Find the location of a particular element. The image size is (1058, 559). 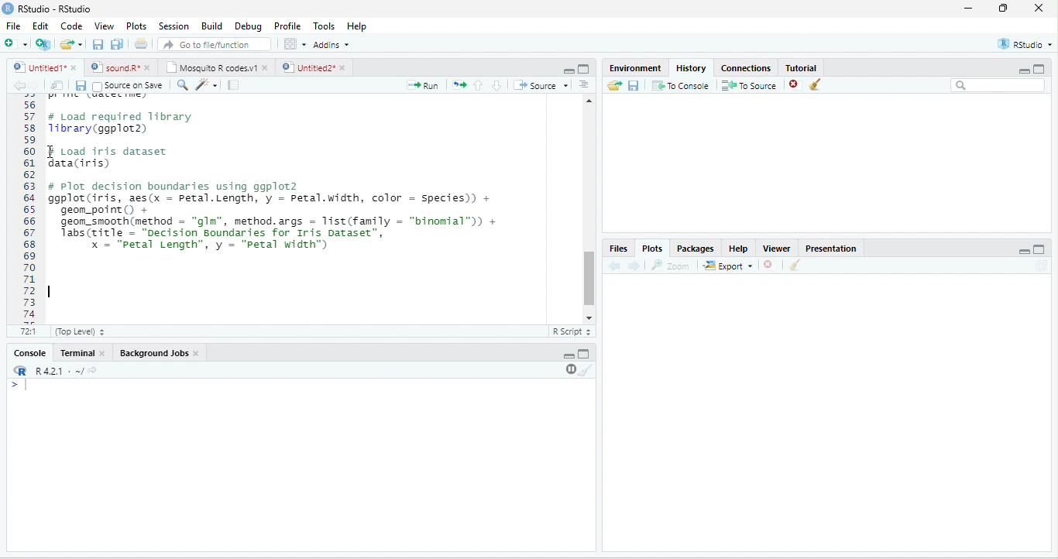

search is located at coordinates (181, 85).